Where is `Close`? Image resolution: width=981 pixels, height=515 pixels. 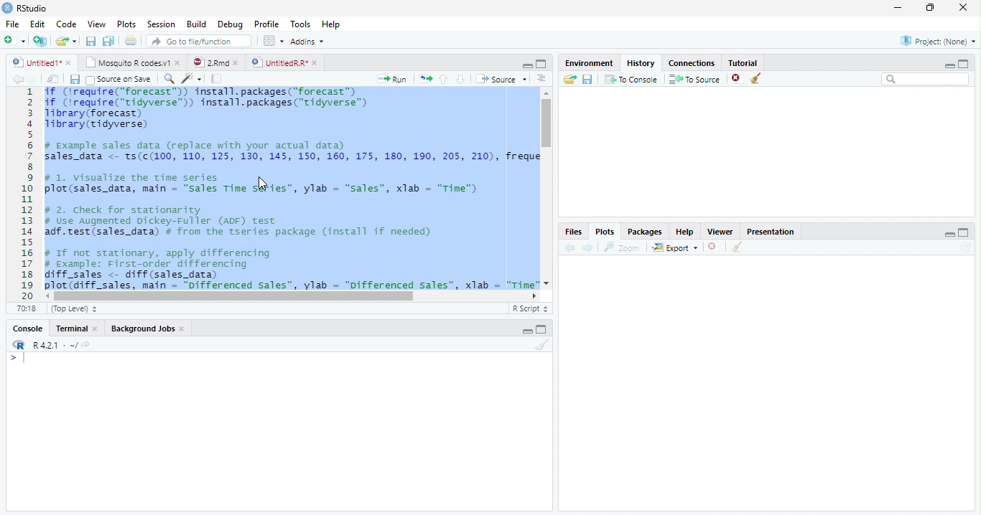 Close is located at coordinates (964, 8).